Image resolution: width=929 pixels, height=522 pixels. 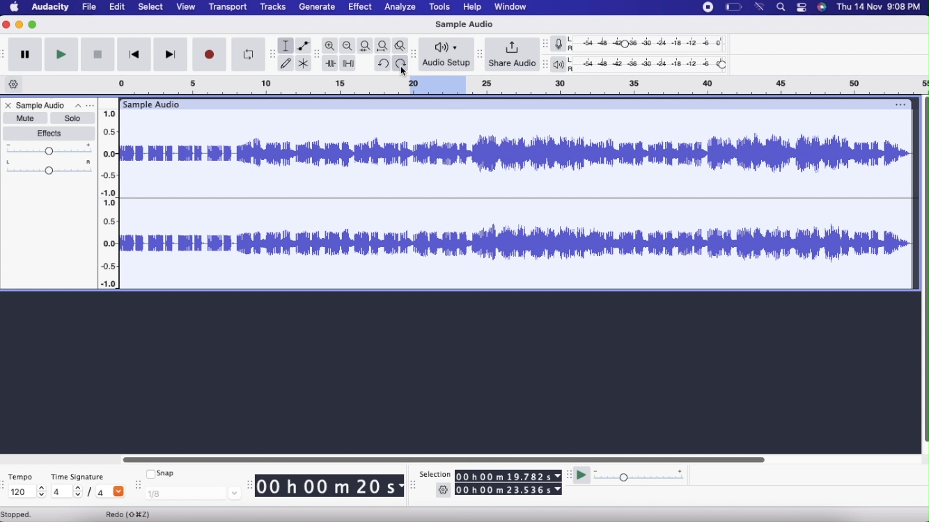 What do you see at coordinates (68, 492) in the screenshot?
I see `4` at bounding box center [68, 492].